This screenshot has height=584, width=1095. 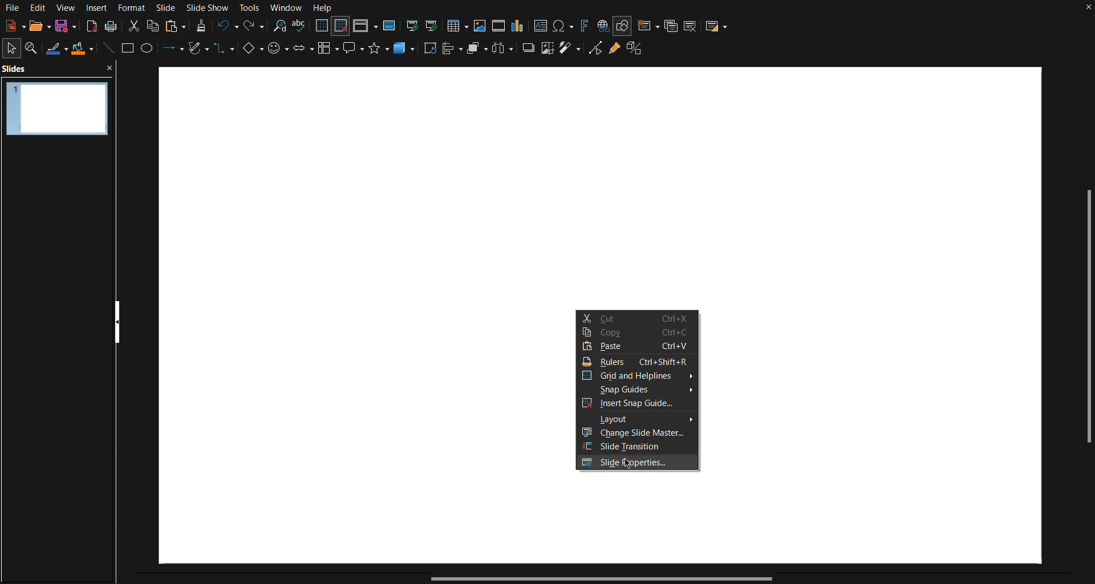 What do you see at coordinates (171, 51) in the screenshot?
I see `Lines and Arrows` at bounding box center [171, 51].